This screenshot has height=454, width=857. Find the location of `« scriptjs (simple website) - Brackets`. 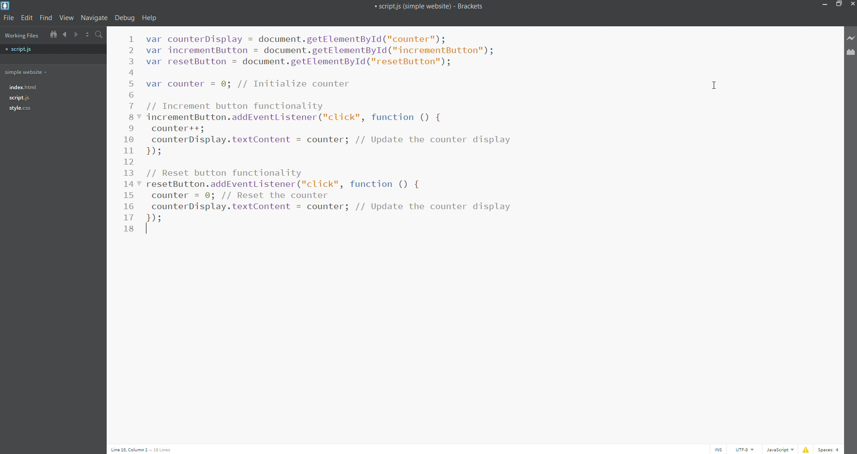

« scriptjs (simple website) - Brackets is located at coordinates (433, 8).